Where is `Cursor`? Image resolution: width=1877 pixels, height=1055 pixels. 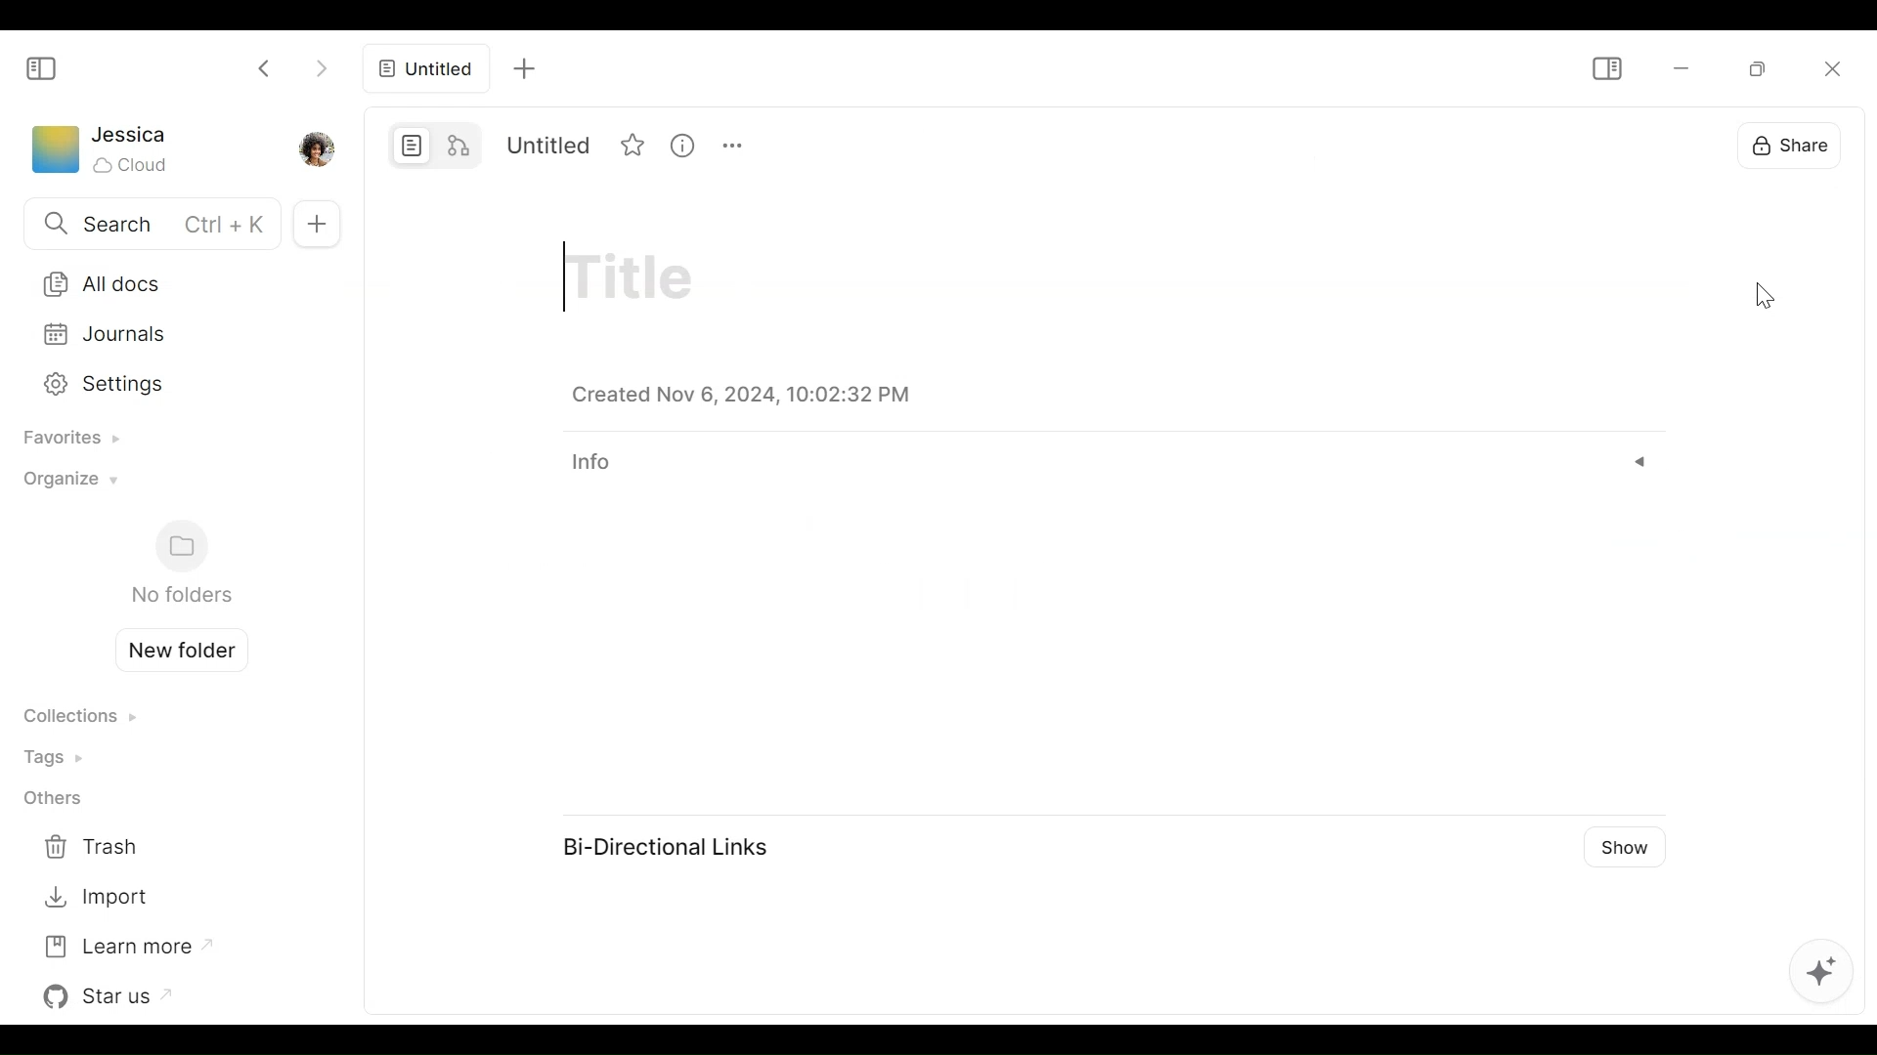 Cursor is located at coordinates (1768, 295).